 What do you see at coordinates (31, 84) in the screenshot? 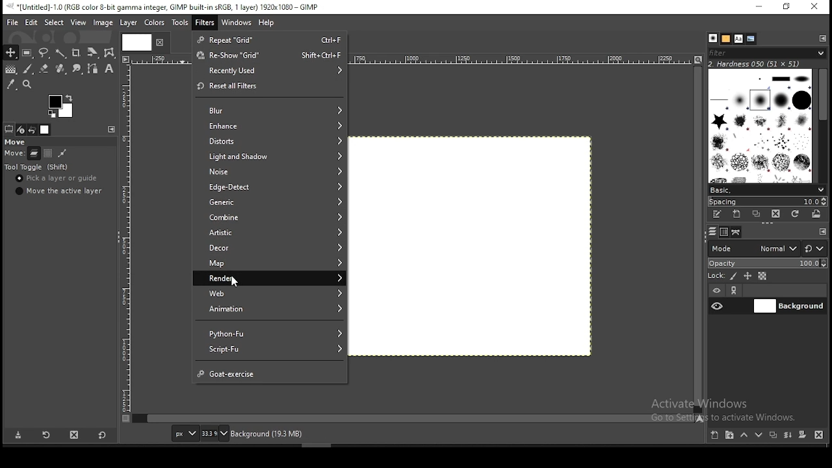
I see `zoom tool` at bounding box center [31, 84].